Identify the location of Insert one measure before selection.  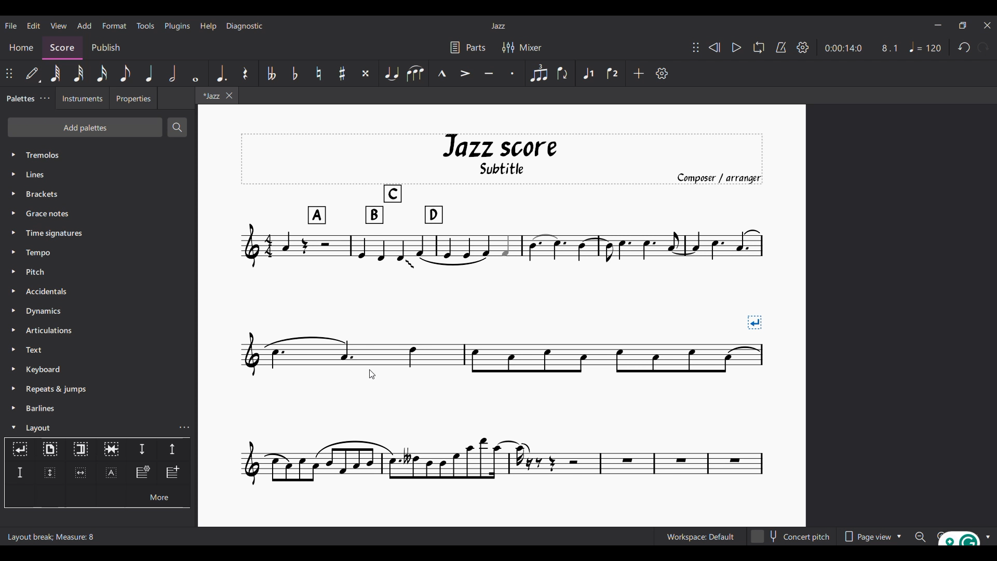
(174, 473).